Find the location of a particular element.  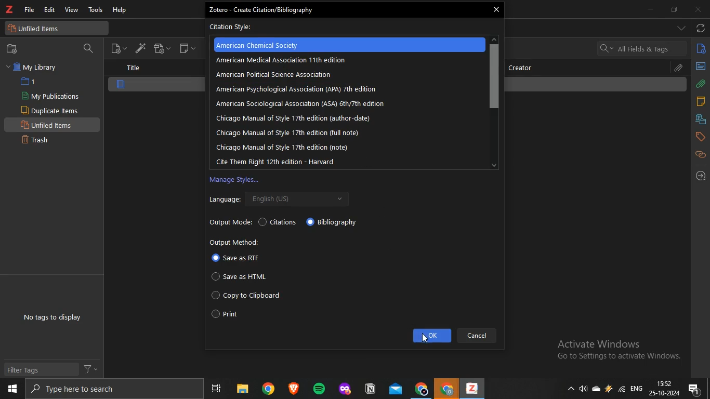

My Library is located at coordinates (33, 67).